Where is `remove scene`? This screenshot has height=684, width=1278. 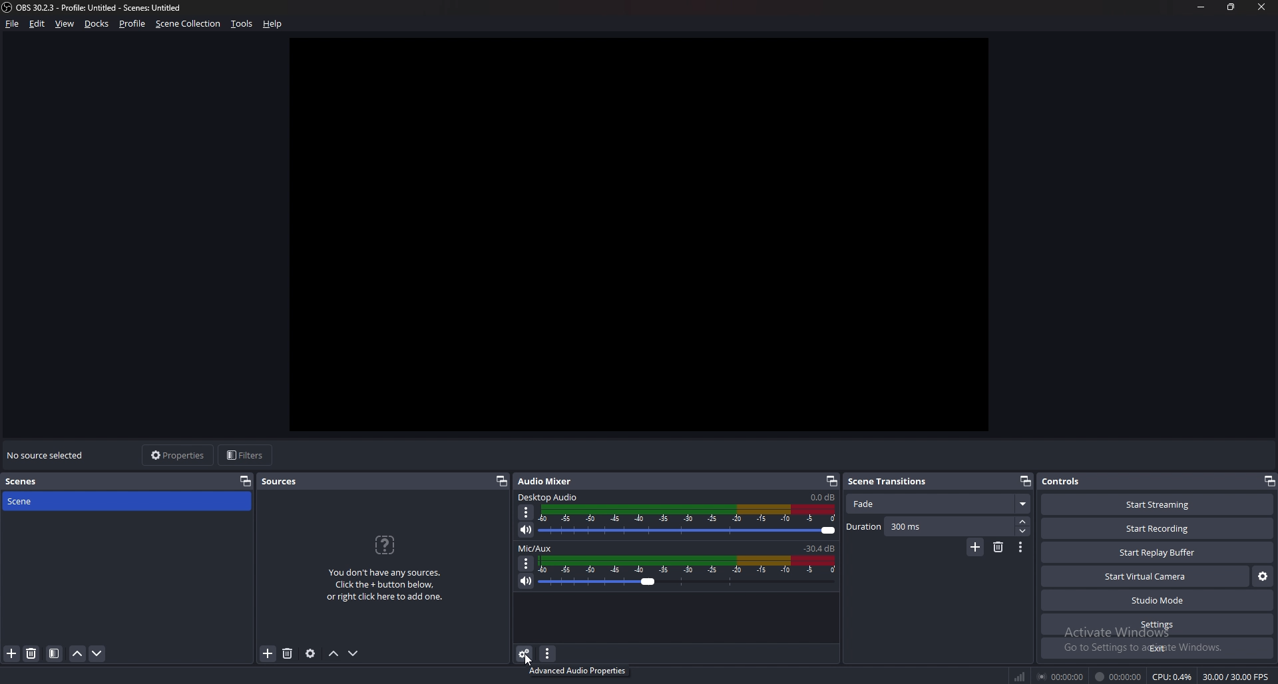
remove scene is located at coordinates (32, 654).